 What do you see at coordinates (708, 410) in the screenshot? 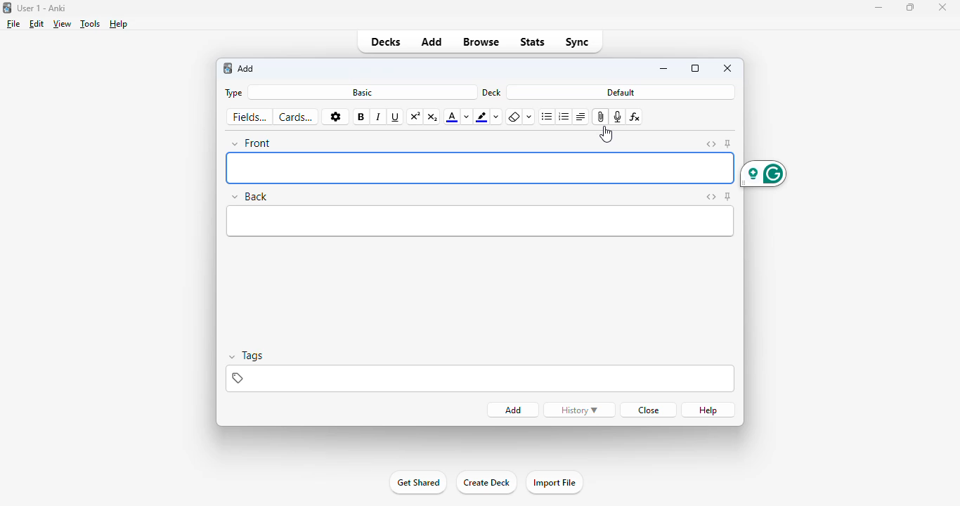
I see `help` at bounding box center [708, 410].